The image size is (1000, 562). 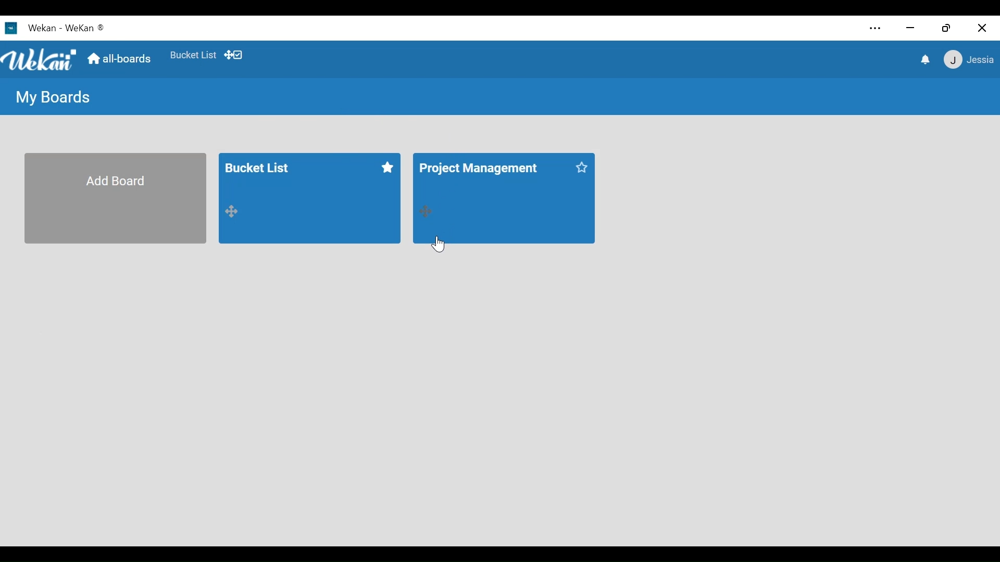 What do you see at coordinates (267, 168) in the screenshot?
I see `board title` at bounding box center [267, 168].